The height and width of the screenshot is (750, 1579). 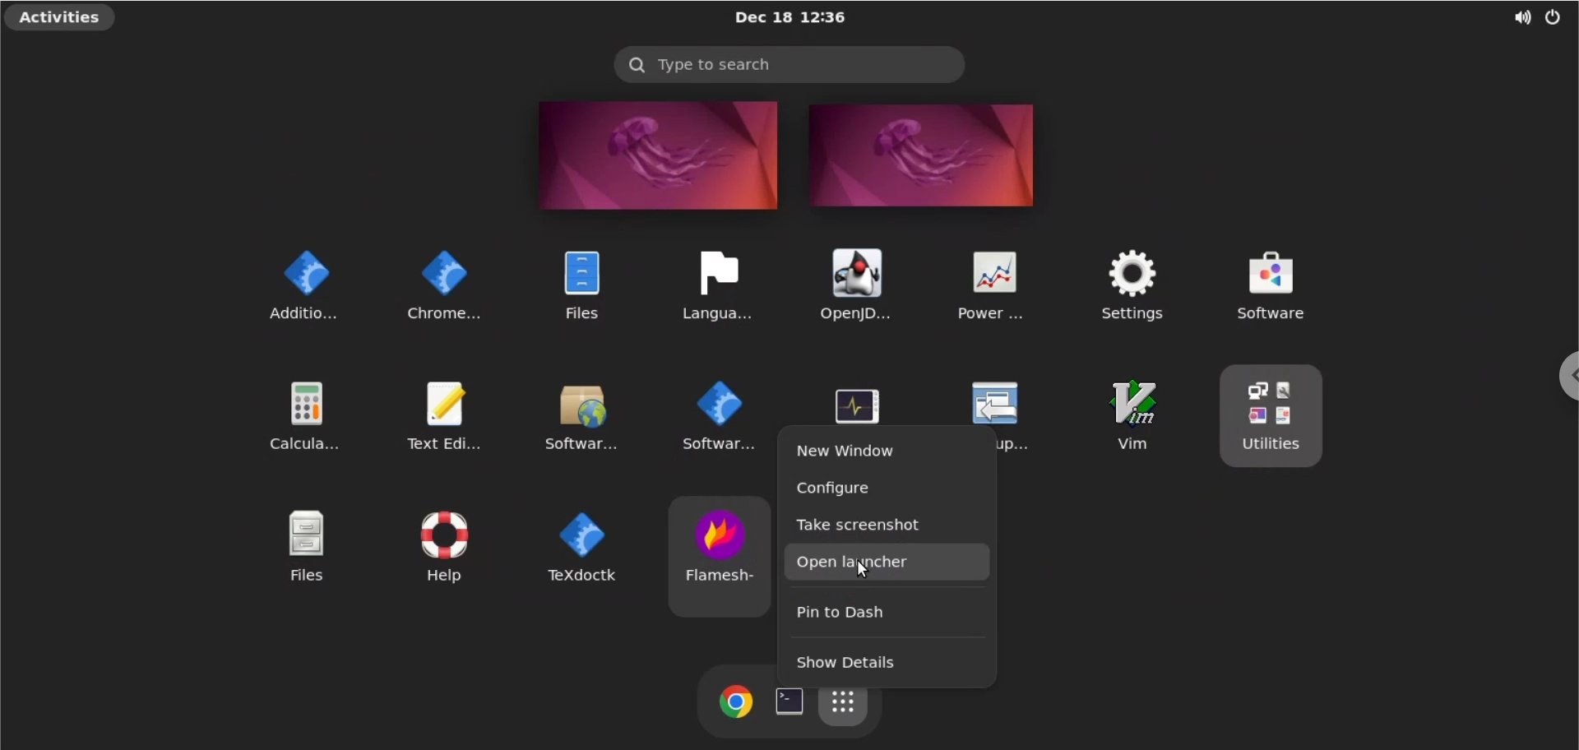 I want to click on help, so click(x=437, y=540).